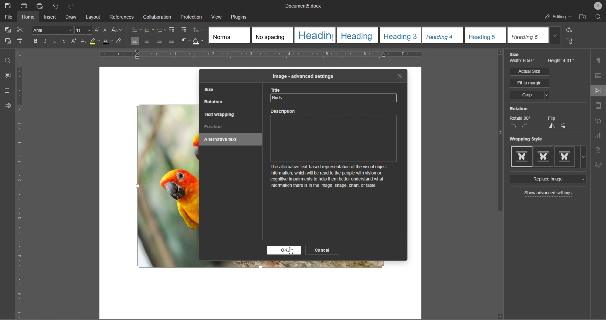 This screenshot has height=320, width=606. Describe the element at coordinates (56, 42) in the screenshot. I see `Underline` at that location.